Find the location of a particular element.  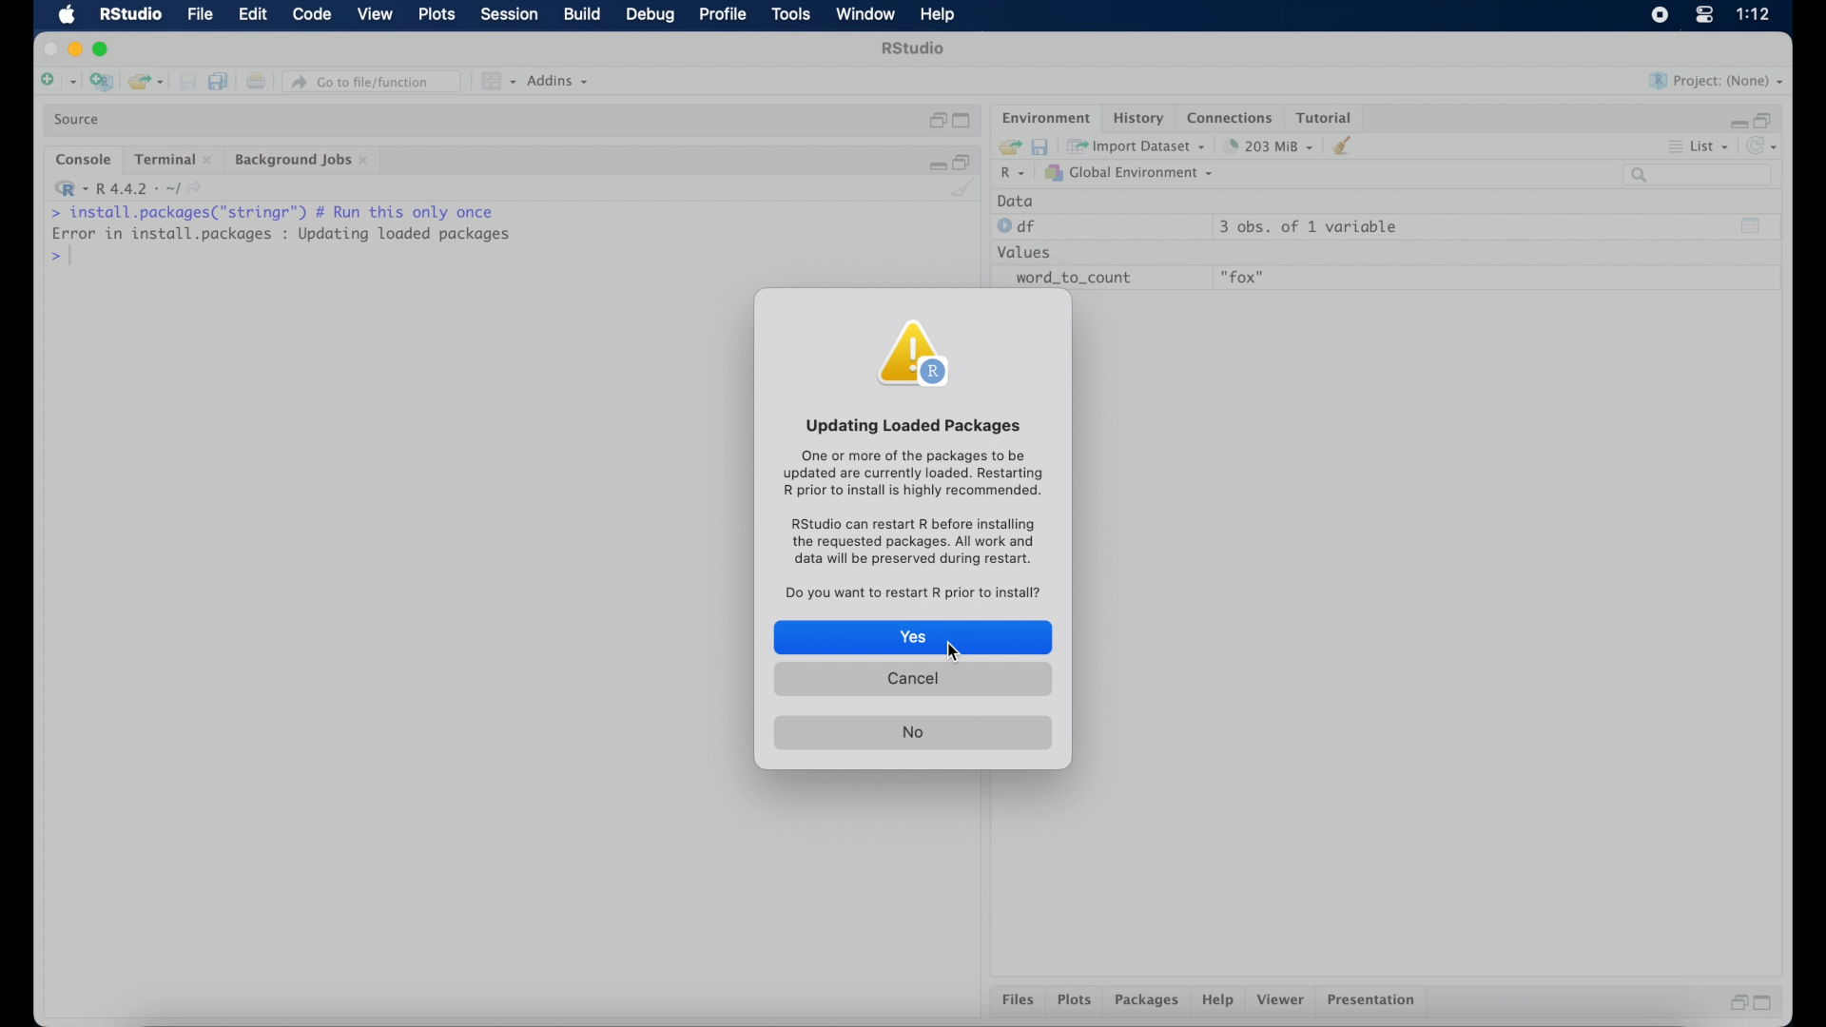

debug is located at coordinates (651, 16).